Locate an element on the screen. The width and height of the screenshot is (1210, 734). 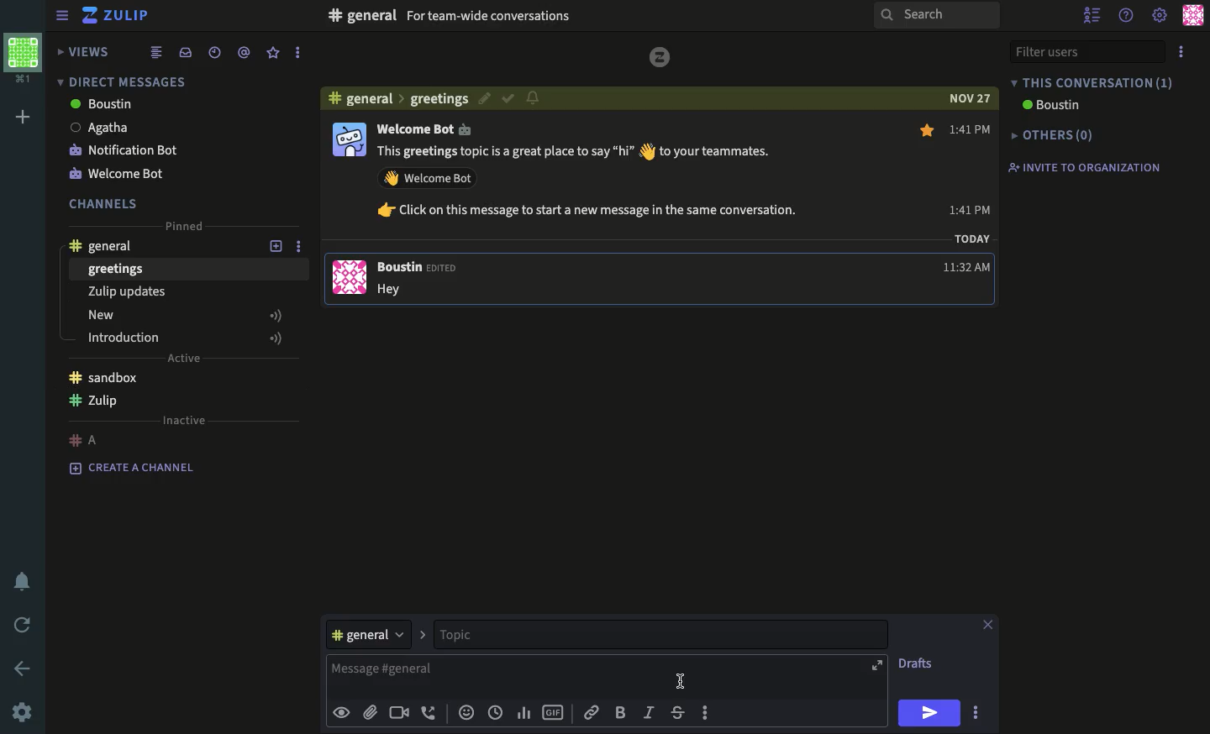
cursor is located at coordinates (680, 679).